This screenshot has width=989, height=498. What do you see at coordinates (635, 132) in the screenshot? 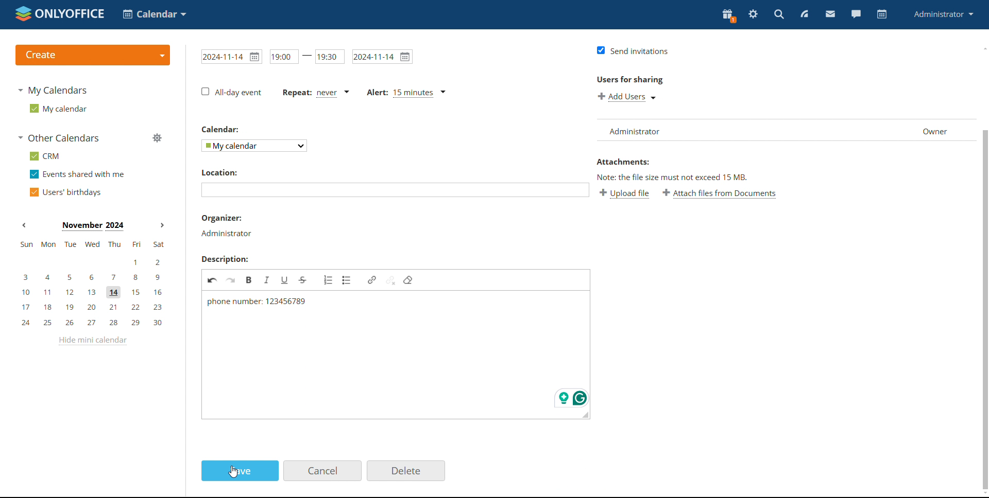
I see `administrator` at bounding box center [635, 132].